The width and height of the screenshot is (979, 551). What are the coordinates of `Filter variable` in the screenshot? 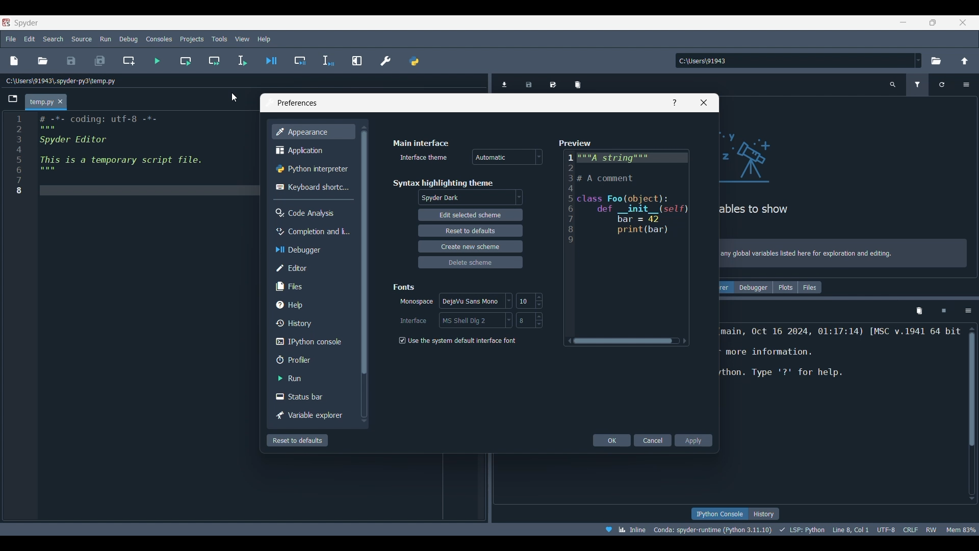 It's located at (917, 85).